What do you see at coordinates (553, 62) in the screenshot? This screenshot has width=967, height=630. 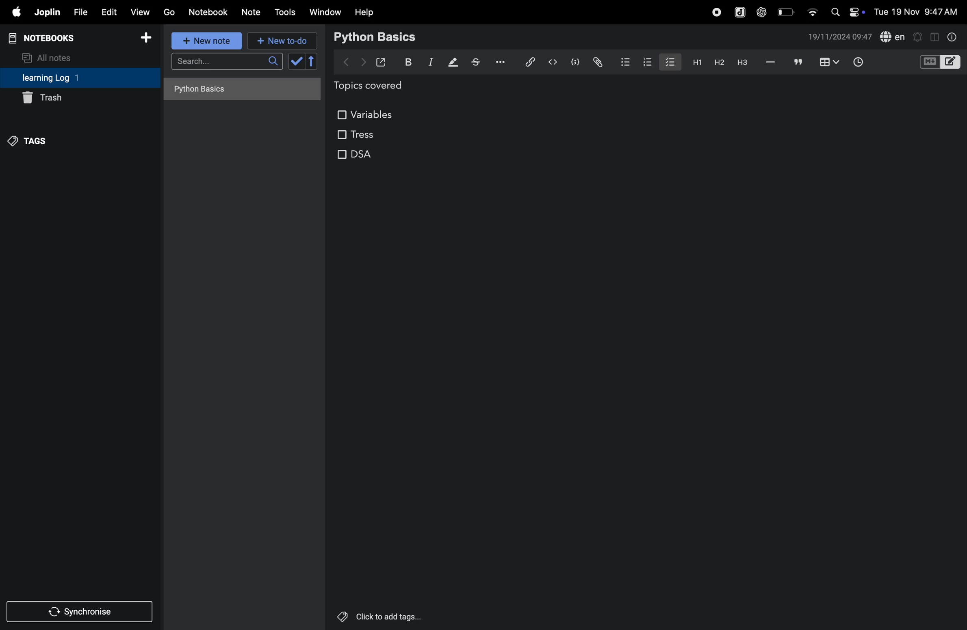 I see `insert code` at bounding box center [553, 62].